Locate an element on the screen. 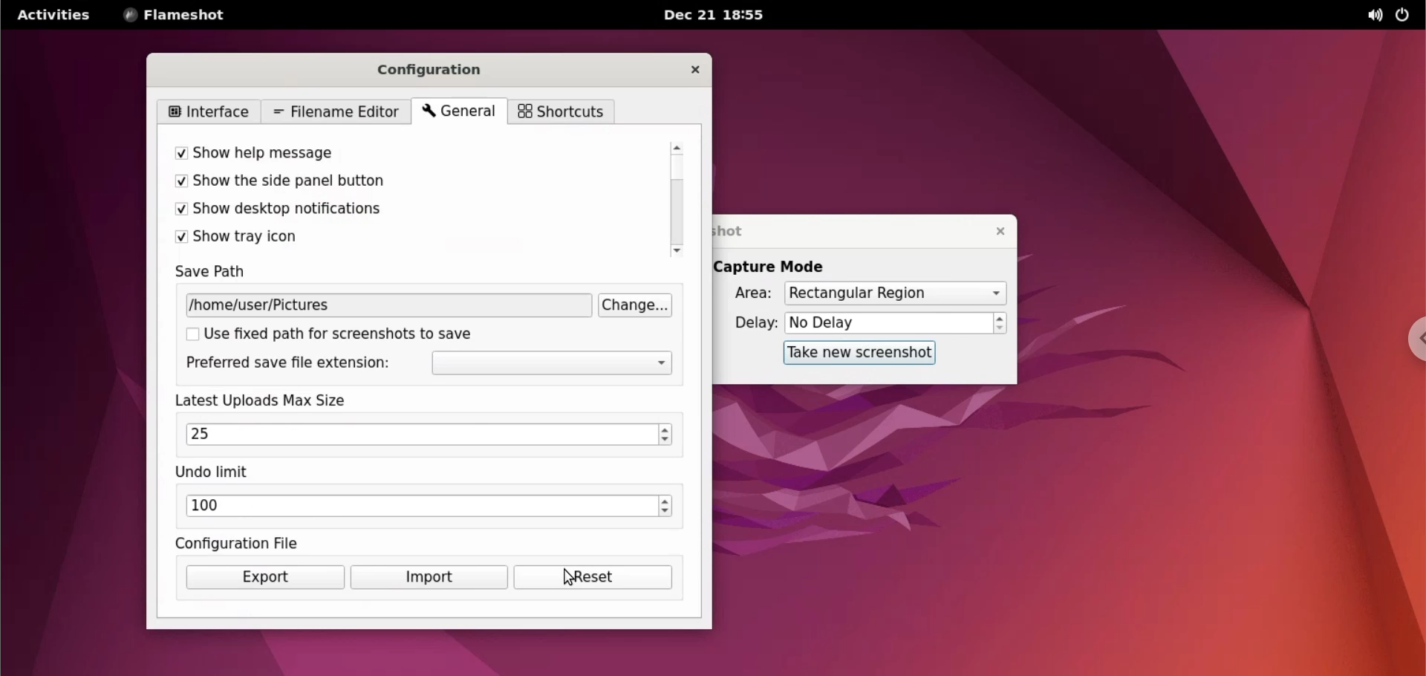  show help message is located at coordinates (362, 149).